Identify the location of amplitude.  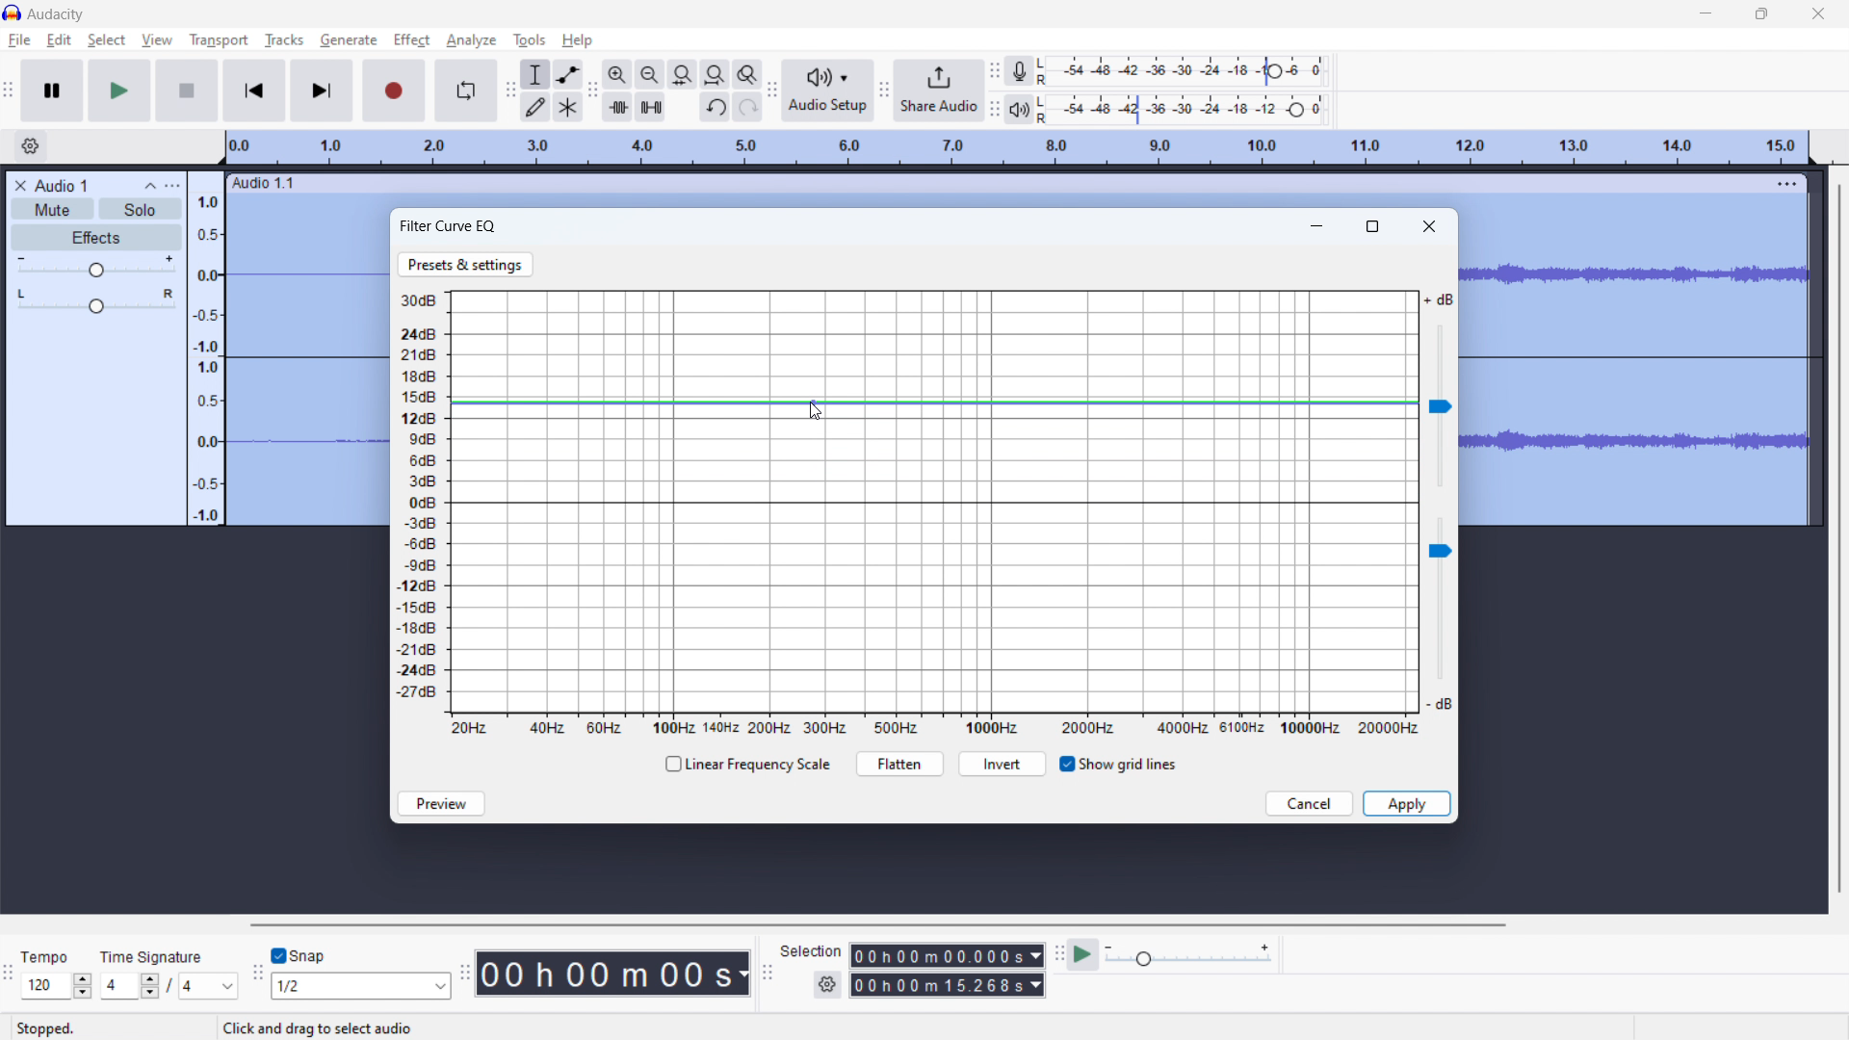
(207, 348).